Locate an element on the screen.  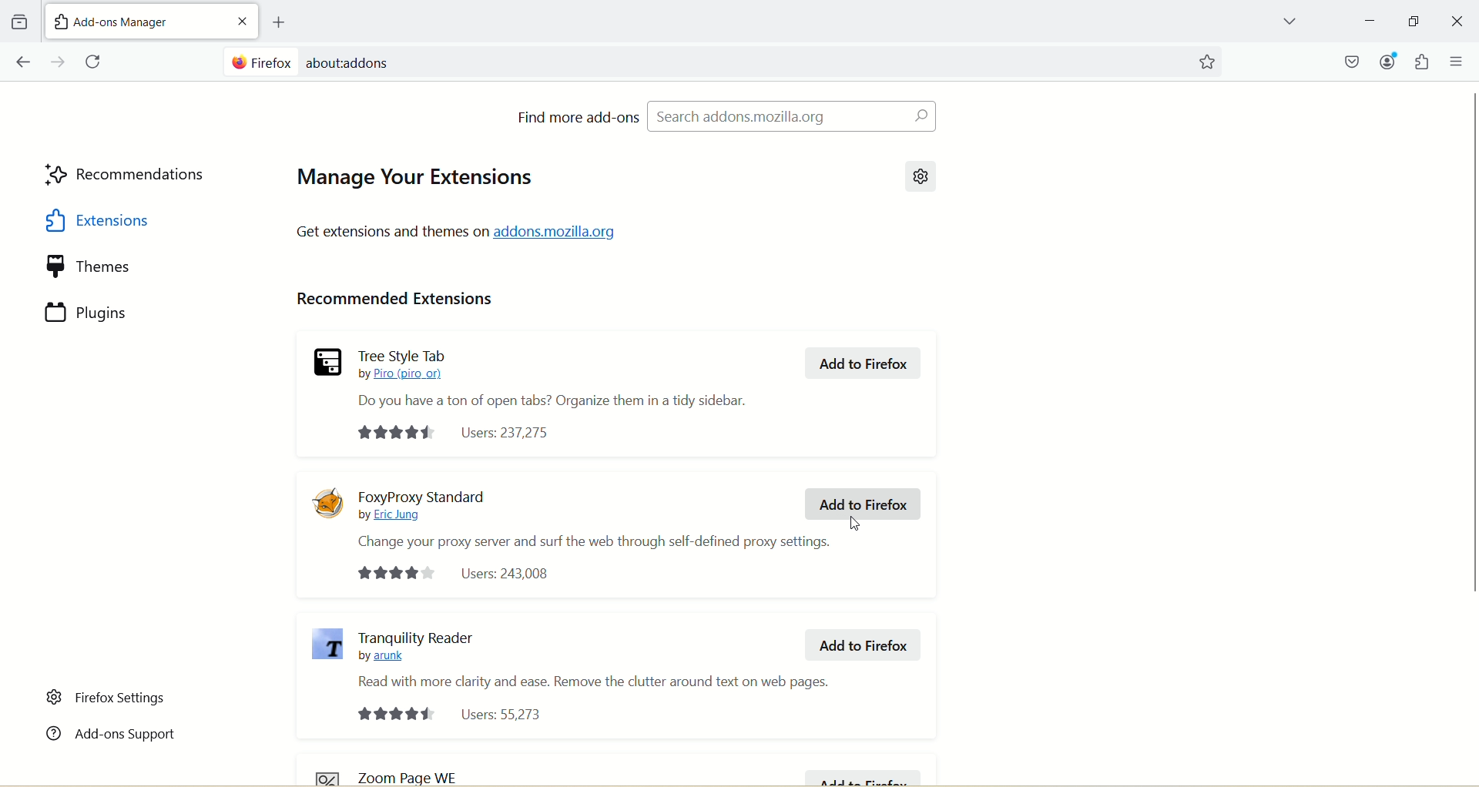
Users: 237275 is located at coordinates (455, 434).